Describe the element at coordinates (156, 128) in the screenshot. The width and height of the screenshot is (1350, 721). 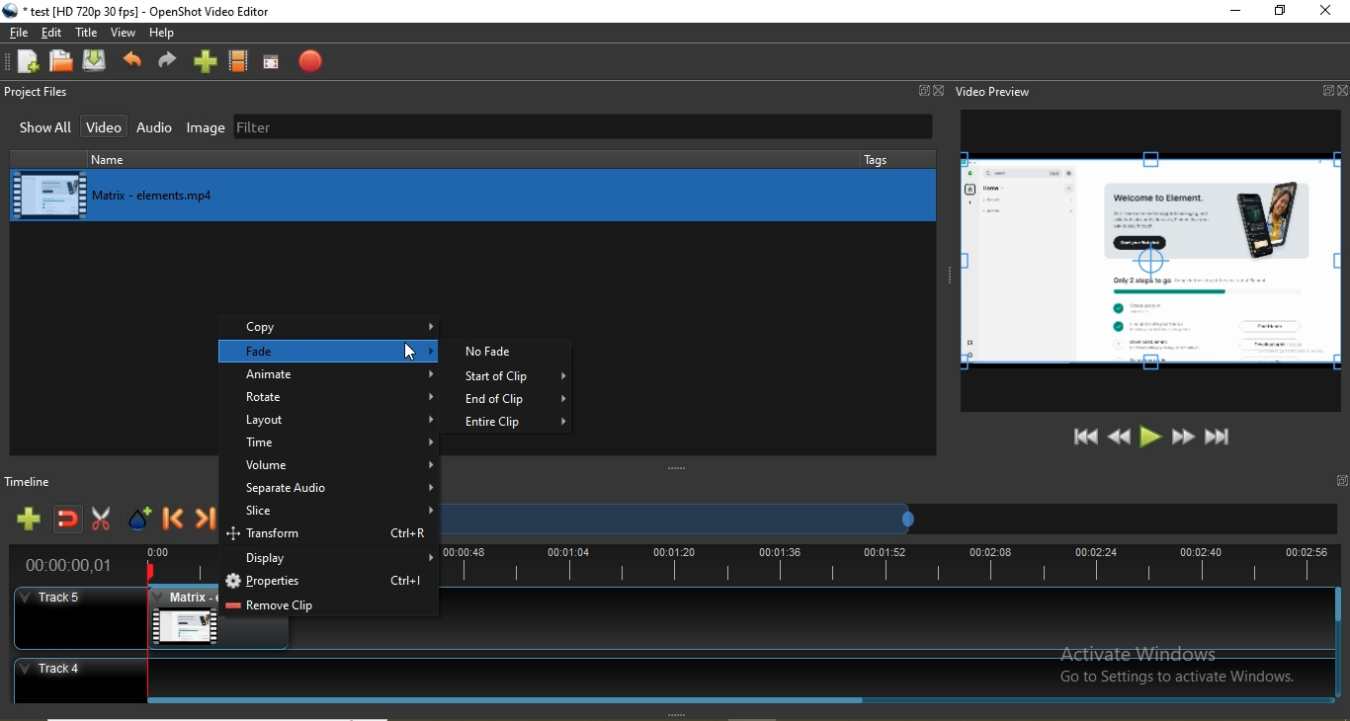
I see `Audio` at that location.